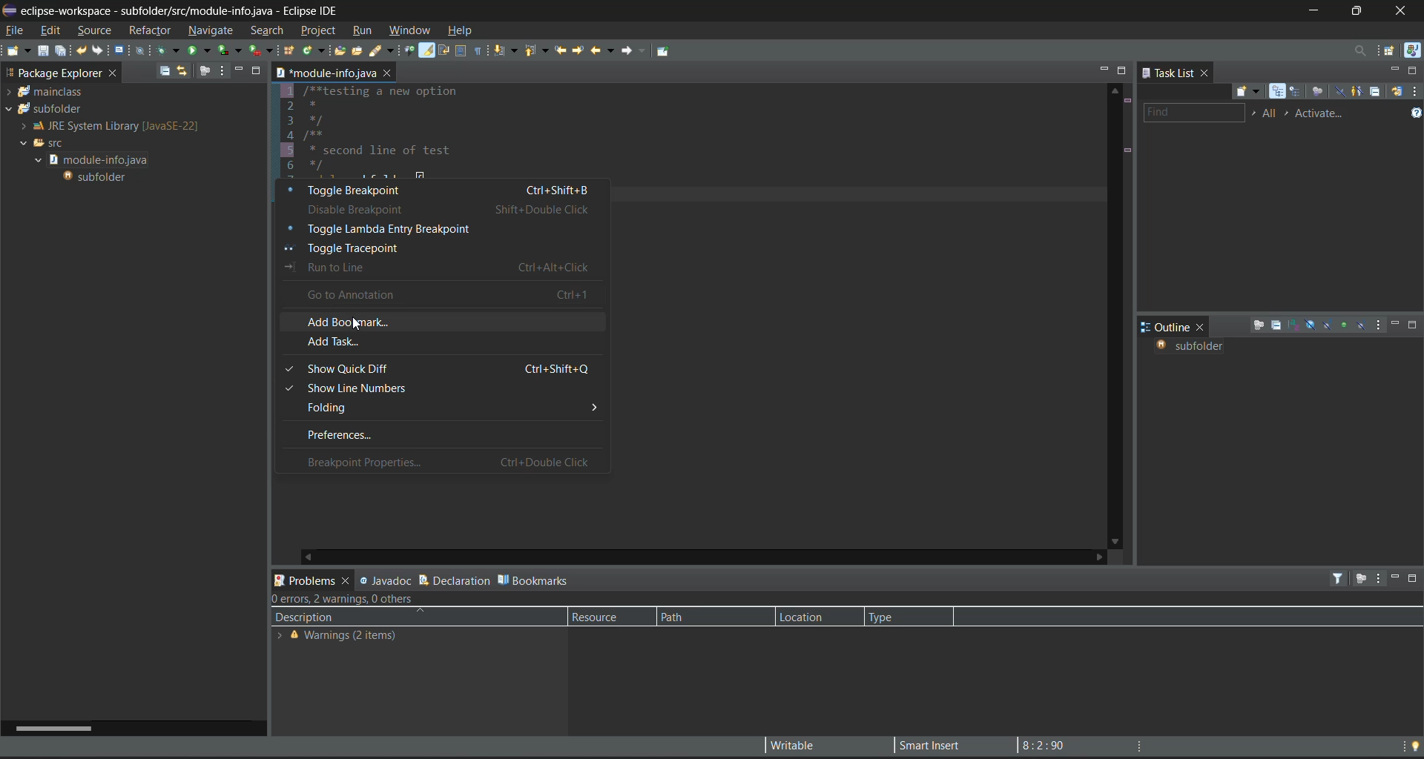  I want to click on collapse all, so click(165, 70).